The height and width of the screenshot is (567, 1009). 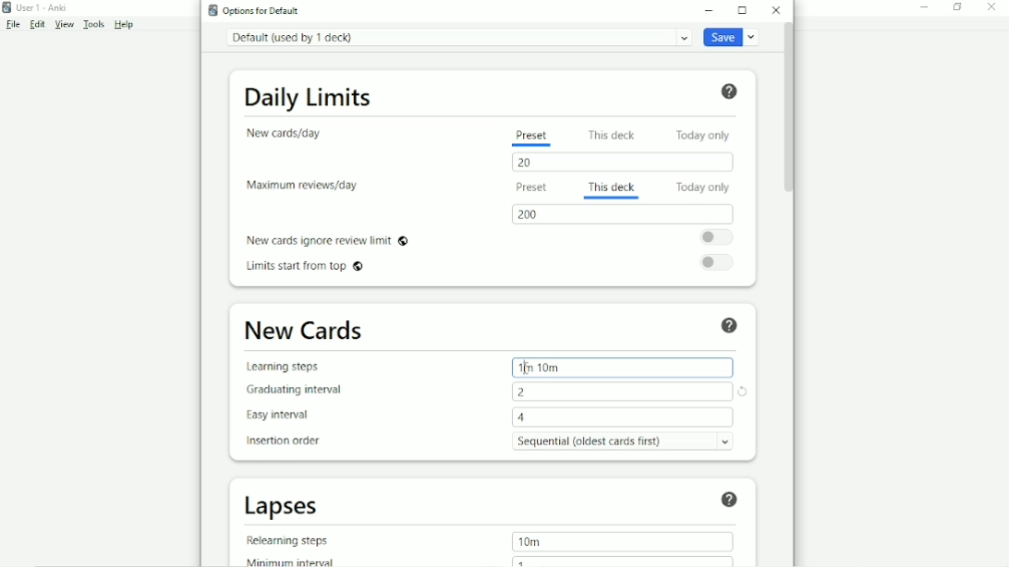 I want to click on Daily Limits, so click(x=309, y=98).